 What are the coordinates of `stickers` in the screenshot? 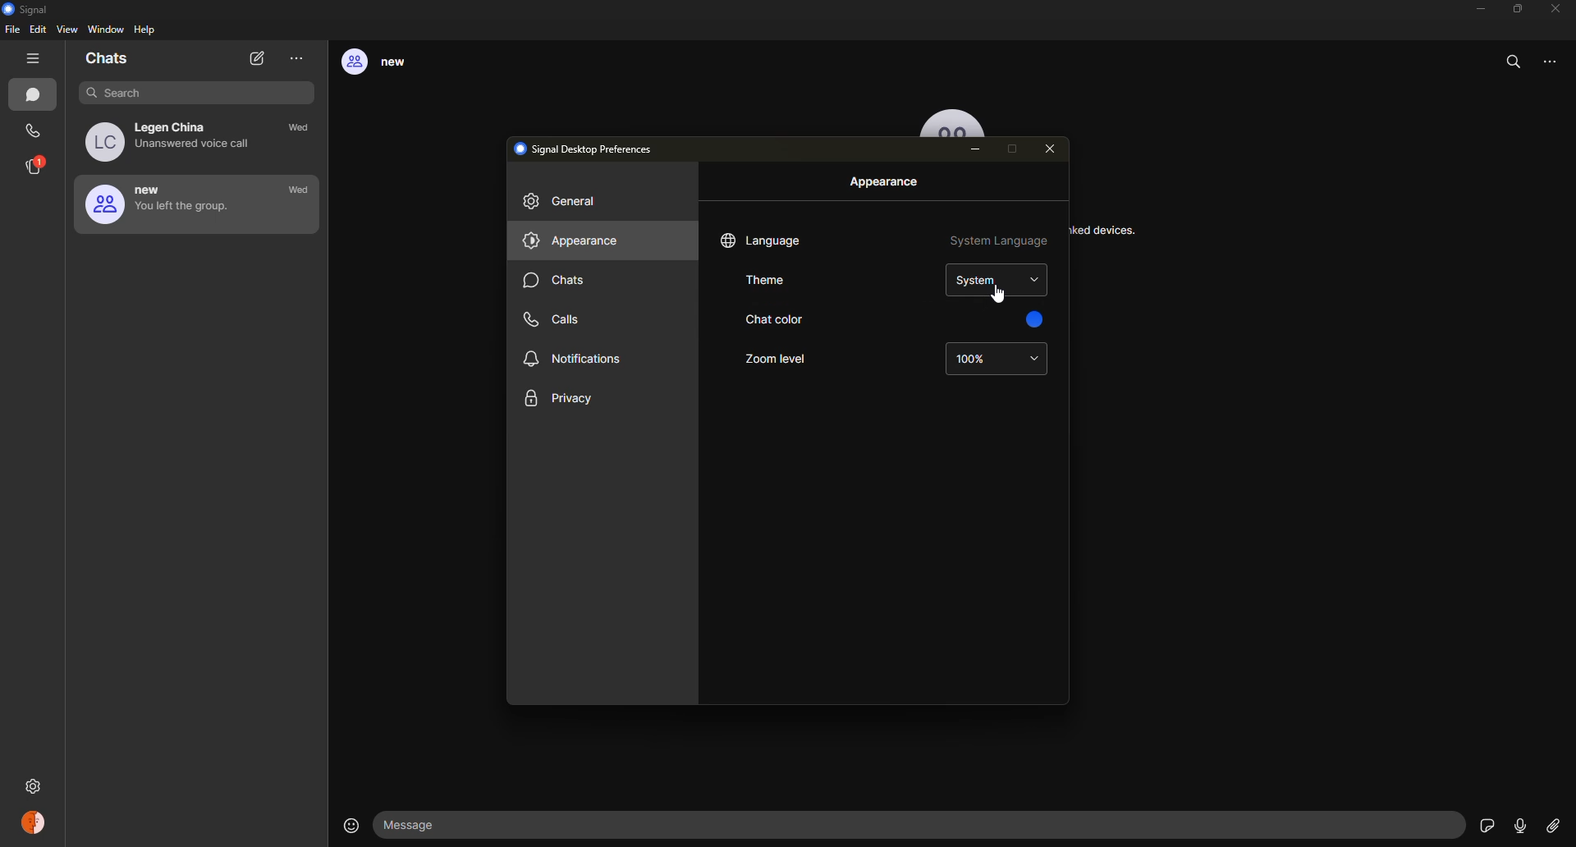 It's located at (1485, 824).